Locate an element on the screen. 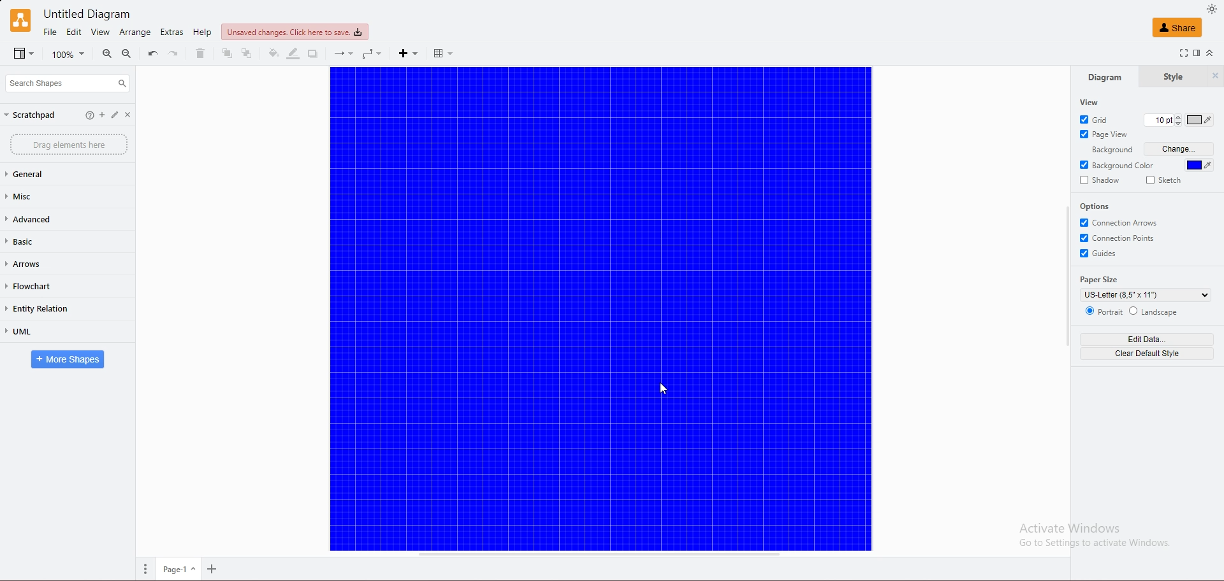 Image resolution: width=1224 pixels, height=581 pixels. help is located at coordinates (202, 32).